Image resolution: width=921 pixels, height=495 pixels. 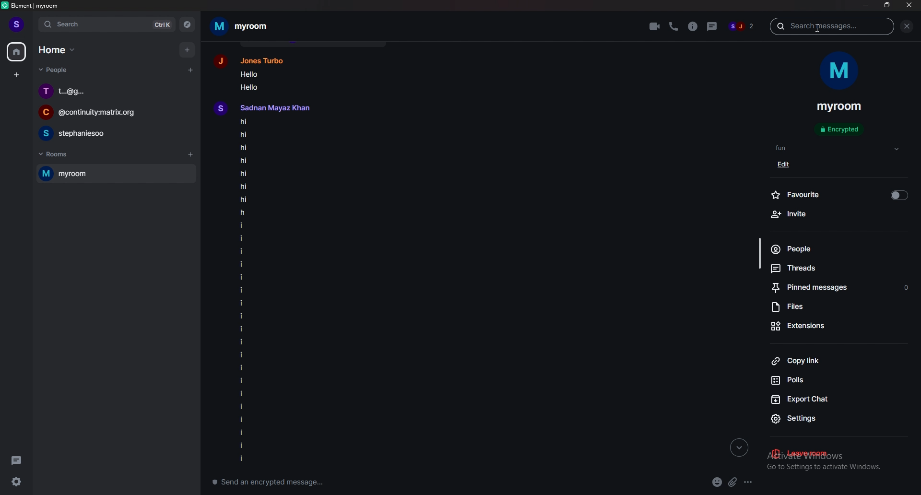 What do you see at coordinates (839, 72) in the screenshot?
I see `room display photo` at bounding box center [839, 72].